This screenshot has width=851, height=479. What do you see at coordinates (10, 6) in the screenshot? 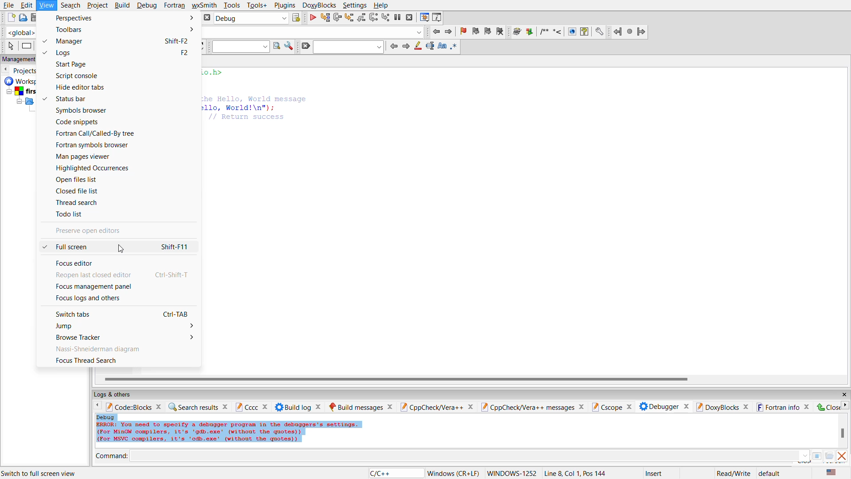
I see `file` at bounding box center [10, 6].